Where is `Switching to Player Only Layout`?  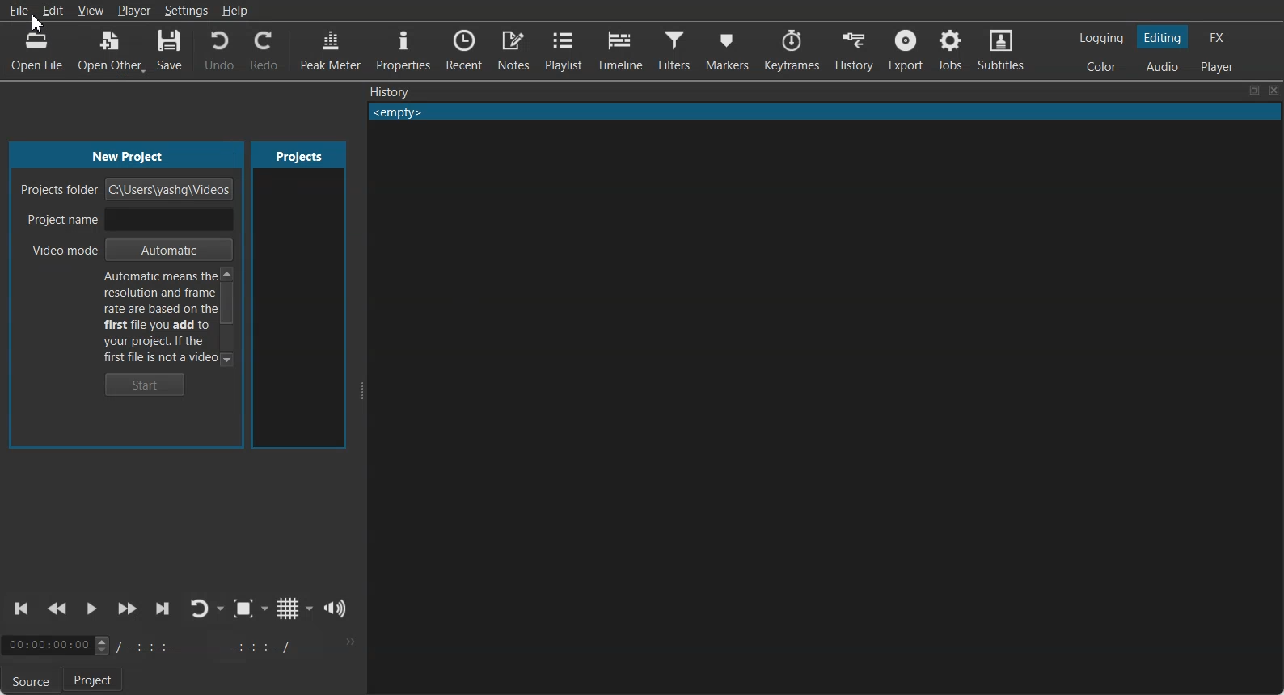
Switching to Player Only Layout is located at coordinates (1219, 66).